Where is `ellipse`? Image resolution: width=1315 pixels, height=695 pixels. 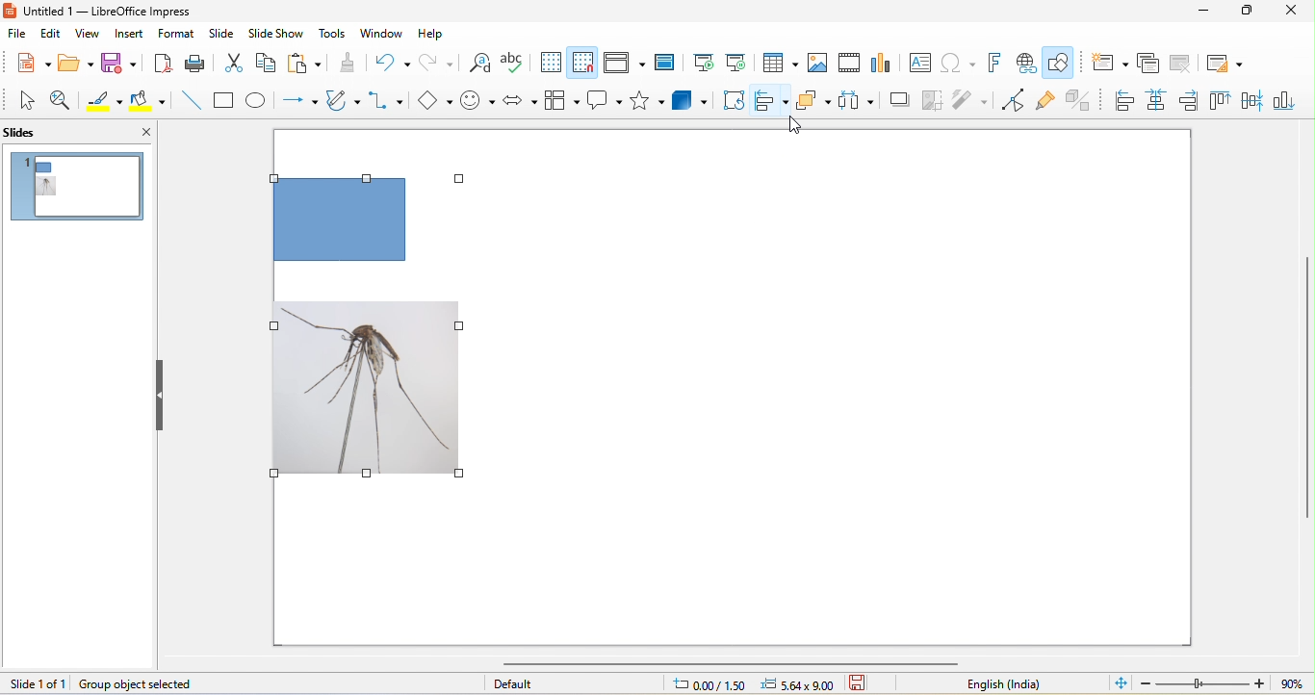 ellipse is located at coordinates (259, 102).